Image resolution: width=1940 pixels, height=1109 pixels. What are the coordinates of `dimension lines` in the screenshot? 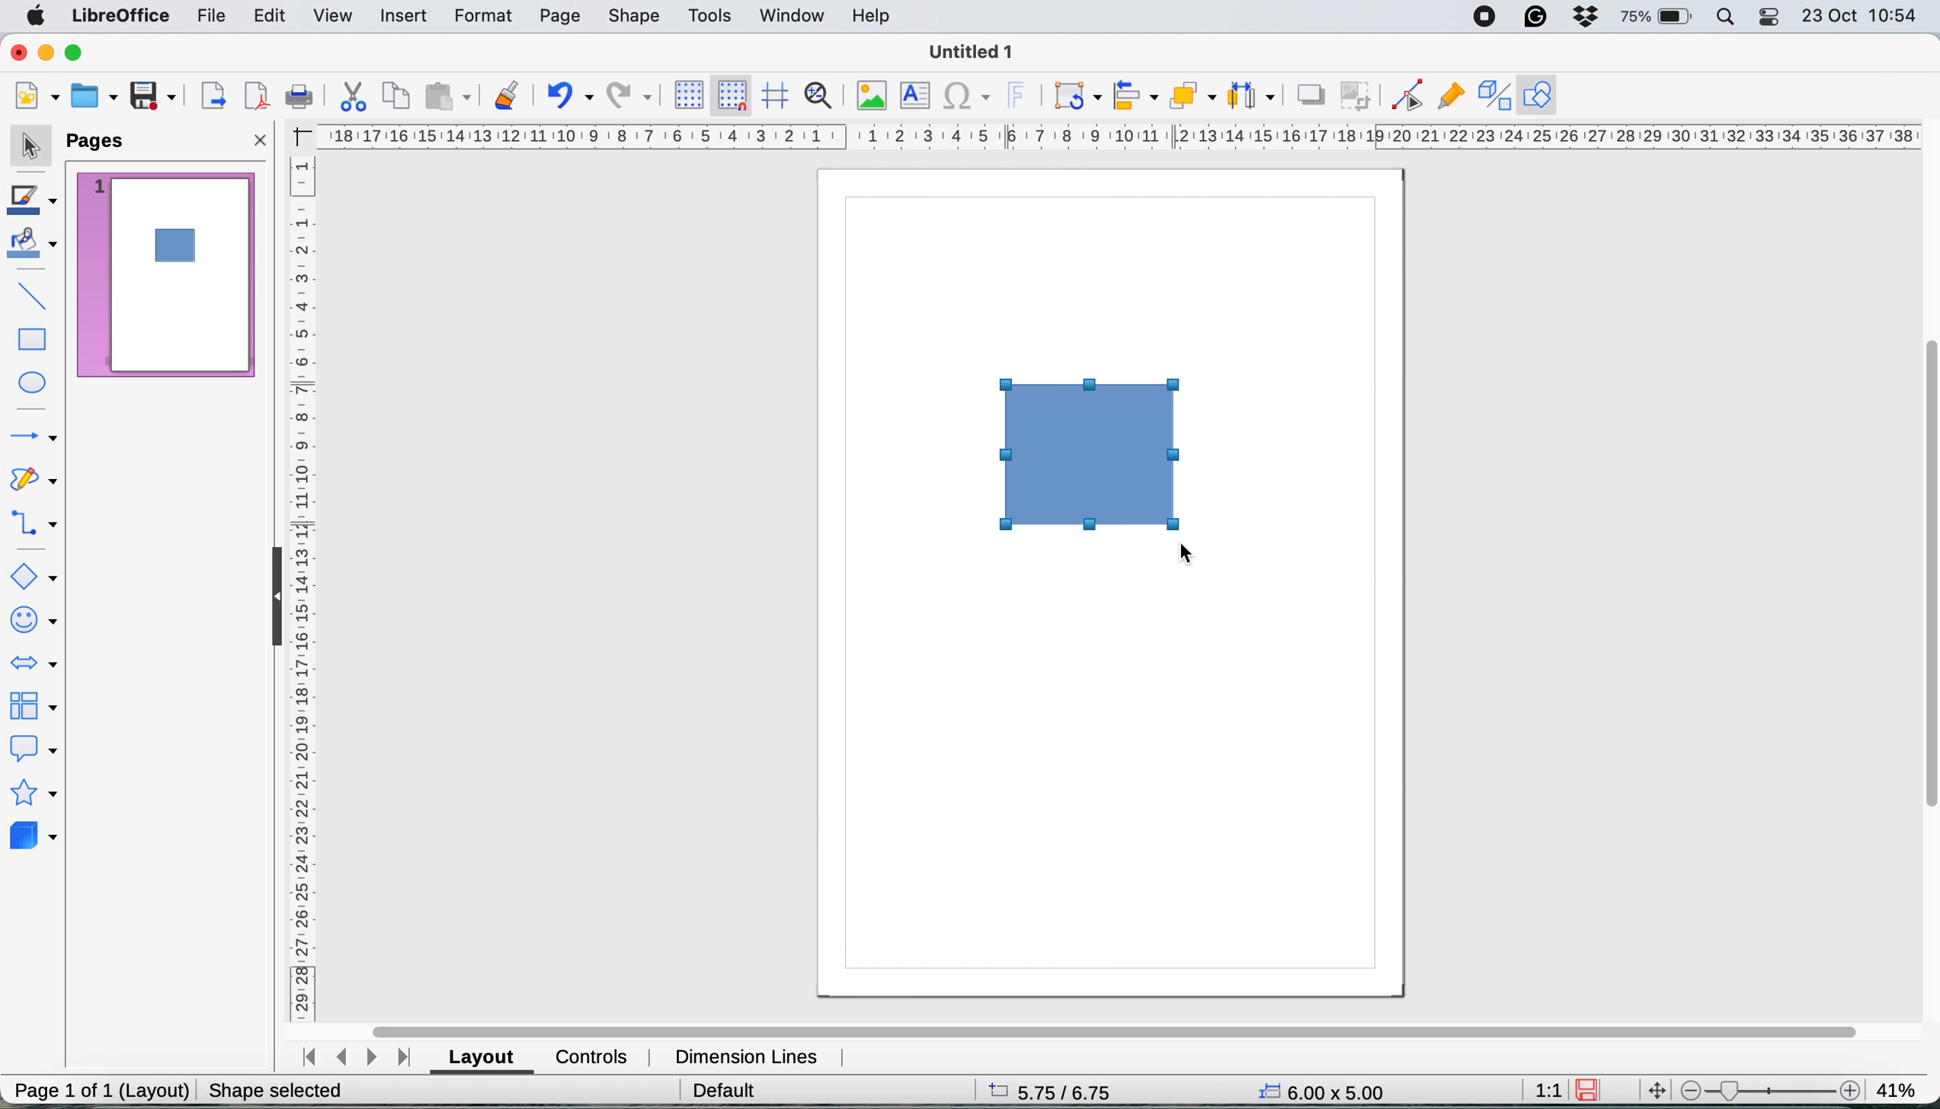 It's located at (748, 1055).